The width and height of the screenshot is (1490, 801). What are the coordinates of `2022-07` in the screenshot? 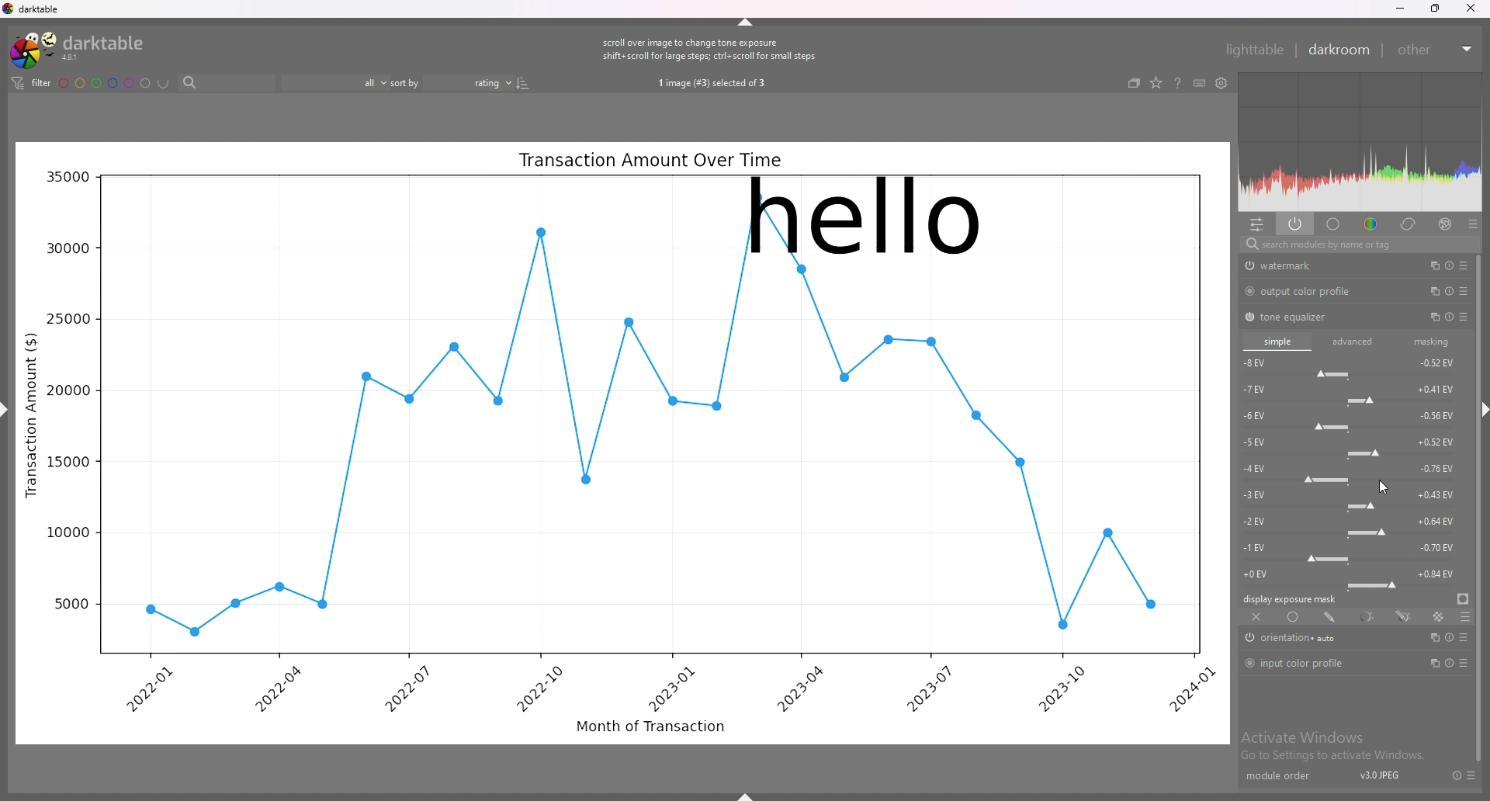 It's located at (404, 688).